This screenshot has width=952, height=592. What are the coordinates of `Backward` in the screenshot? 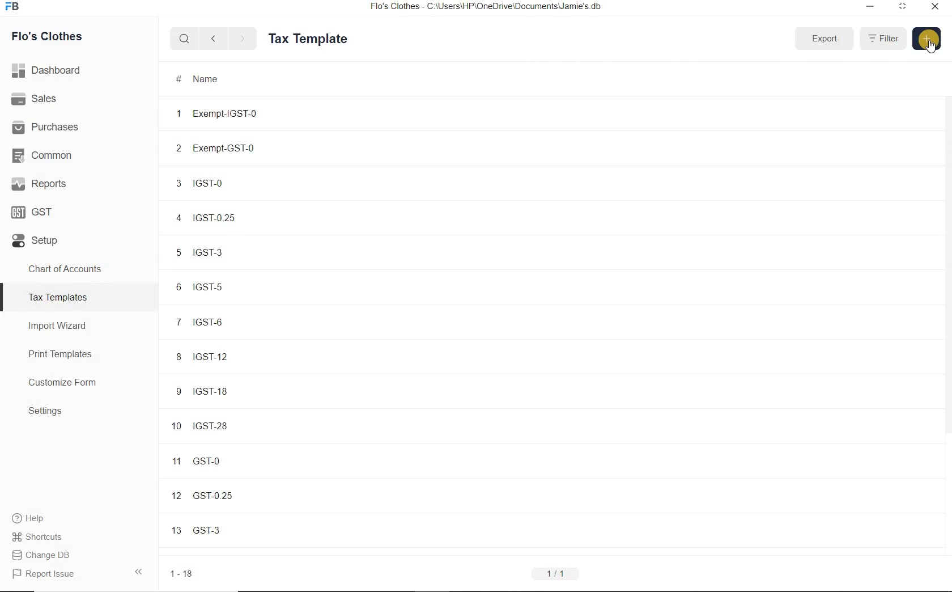 It's located at (213, 38).